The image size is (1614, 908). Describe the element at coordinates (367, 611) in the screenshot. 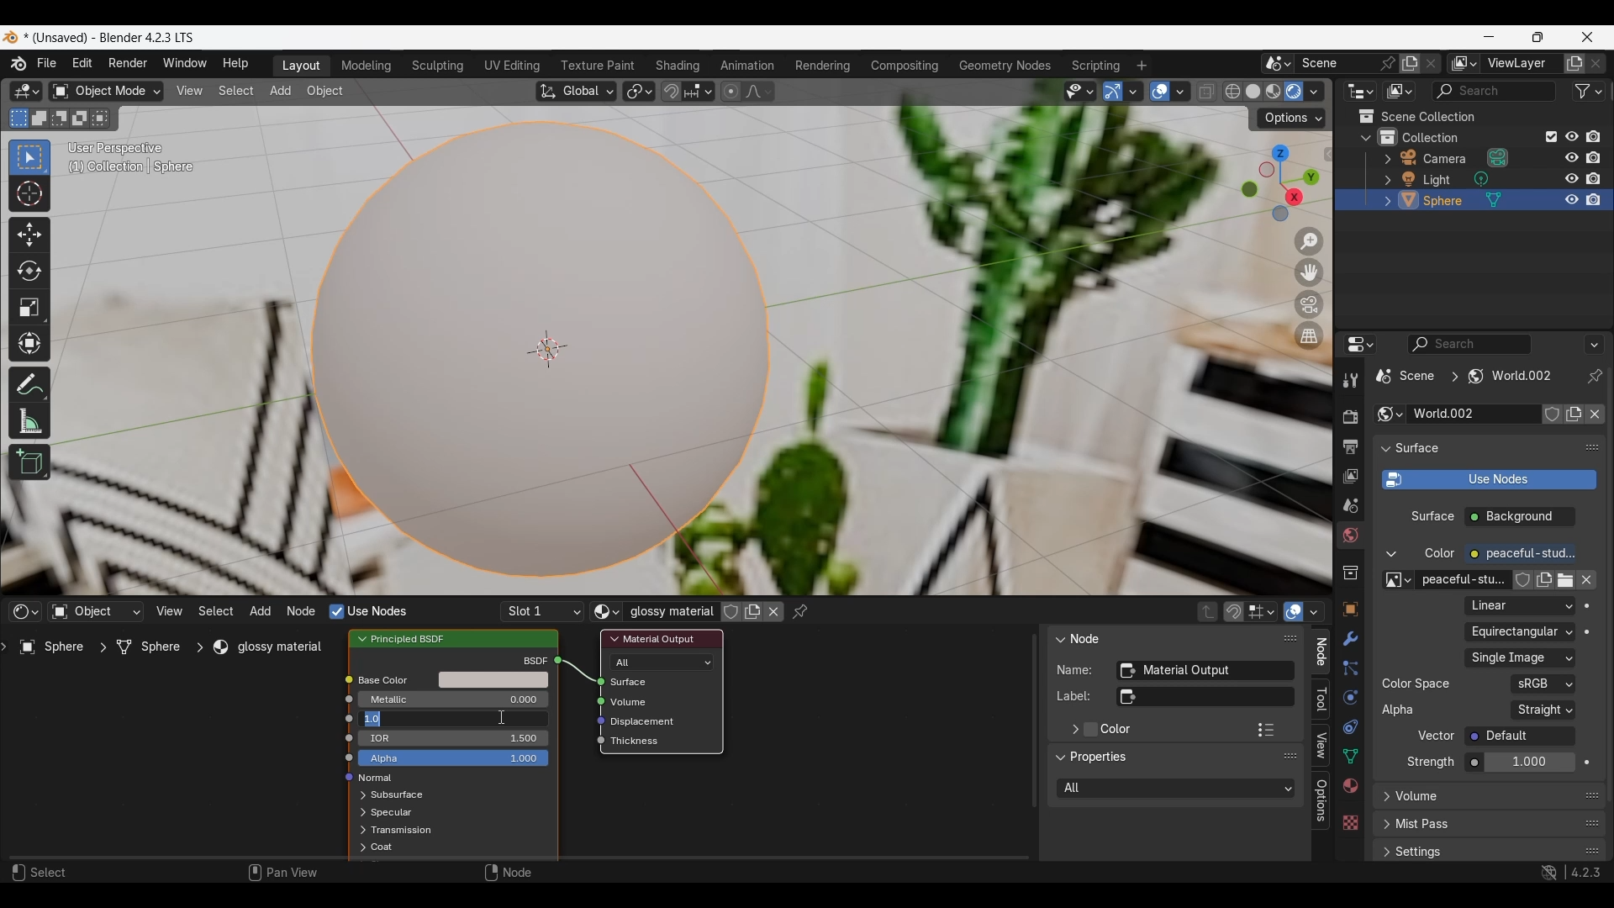

I see `Nodes to render material` at that location.